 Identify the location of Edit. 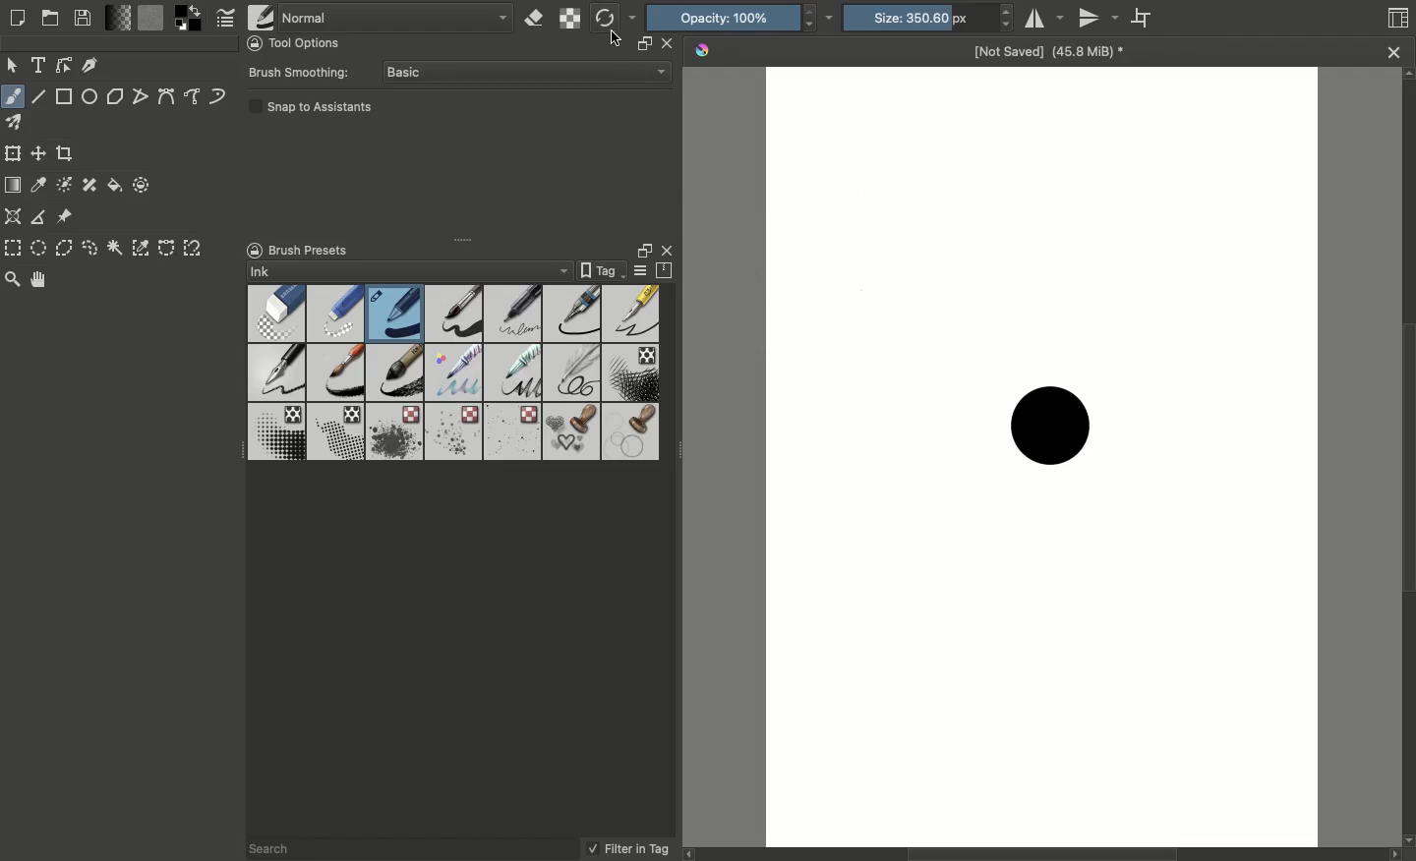
(64, 67).